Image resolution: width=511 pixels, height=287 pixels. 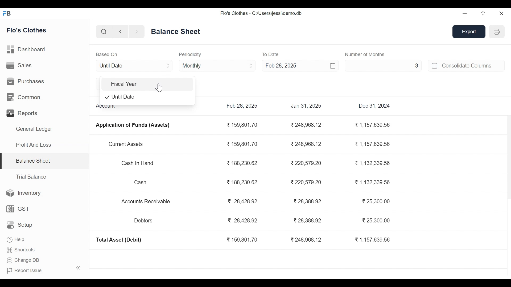 What do you see at coordinates (242, 125) in the screenshot?
I see `159,801.70` at bounding box center [242, 125].